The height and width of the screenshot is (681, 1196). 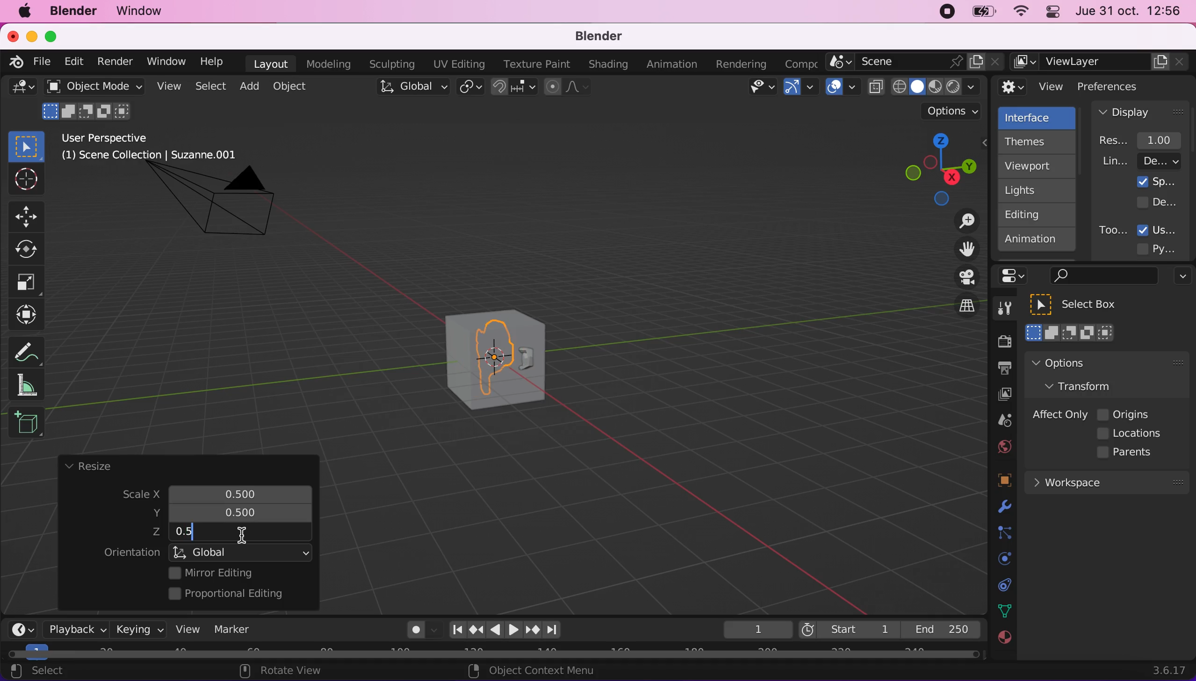 I want to click on , so click(x=30, y=215).